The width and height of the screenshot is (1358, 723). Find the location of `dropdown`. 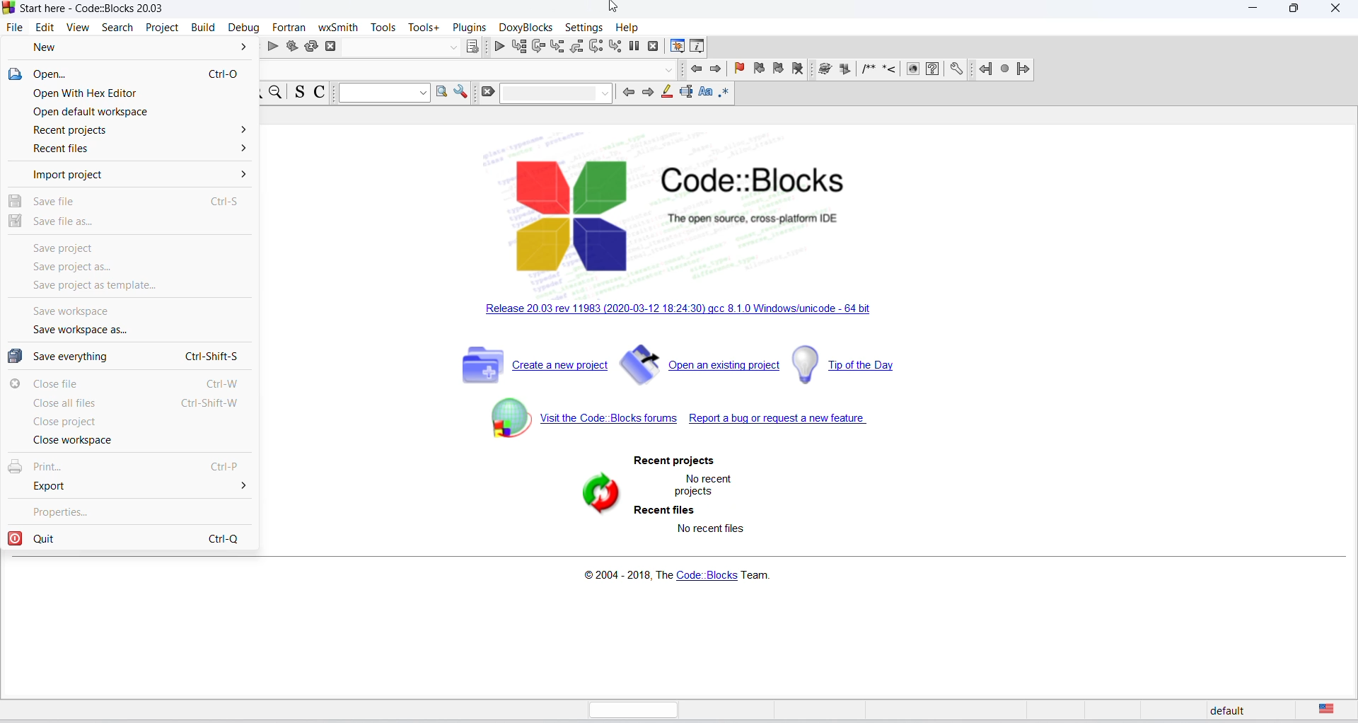

dropdown is located at coordinates (451, 49).